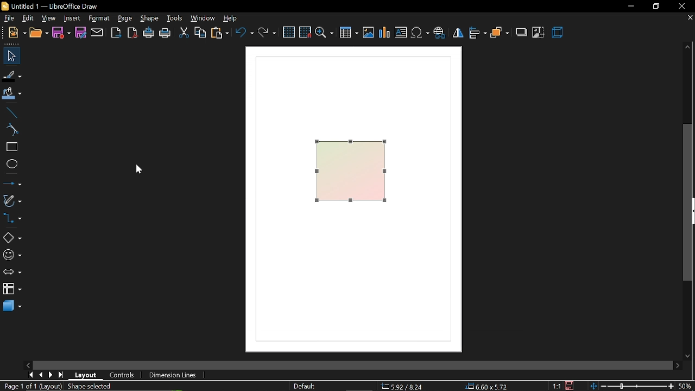  Describe the element at coordinates (368, 33) in the screenshot. I see `Insert image` at that location.